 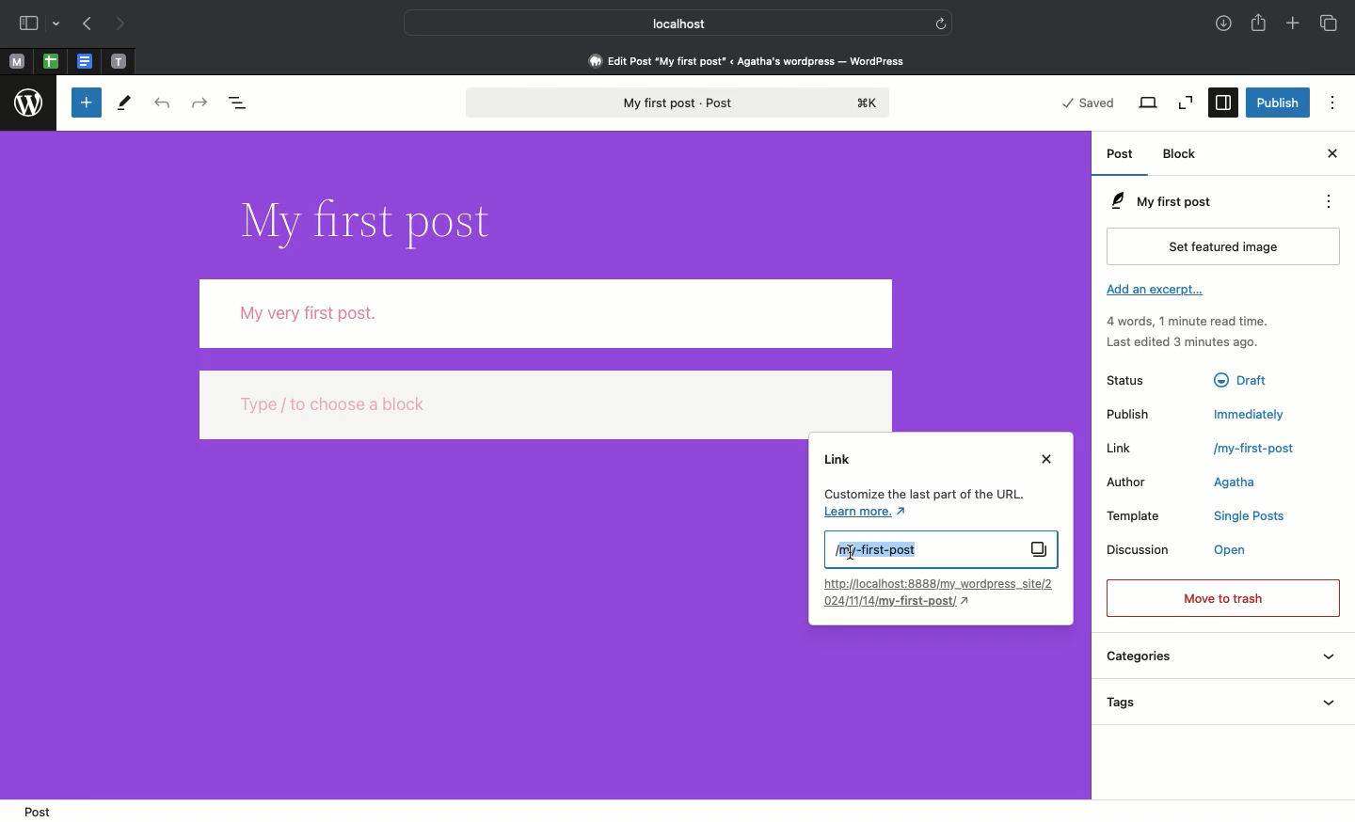 I want to click on Author, so click(x=1124, y=482).